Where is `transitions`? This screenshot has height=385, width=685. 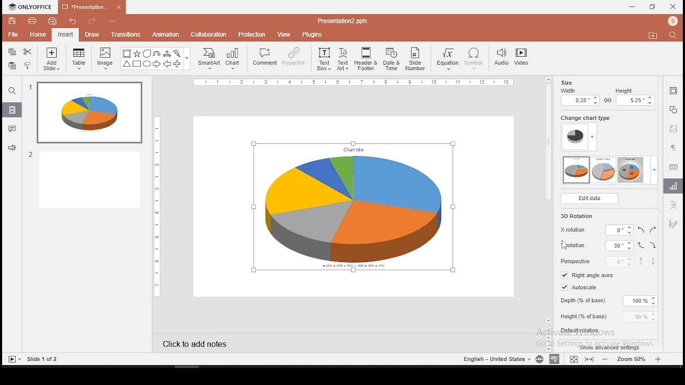 transitions is located at coordinates (126, 35).